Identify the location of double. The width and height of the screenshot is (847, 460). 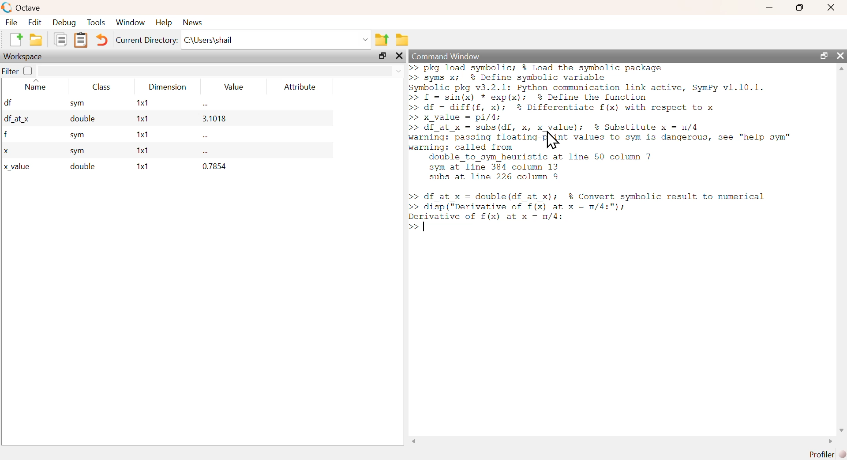
(79, 120).